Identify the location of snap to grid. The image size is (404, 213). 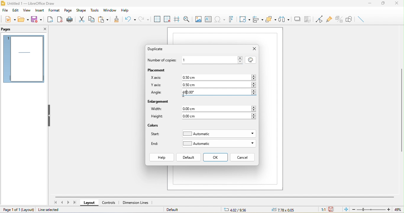
(167, 18).